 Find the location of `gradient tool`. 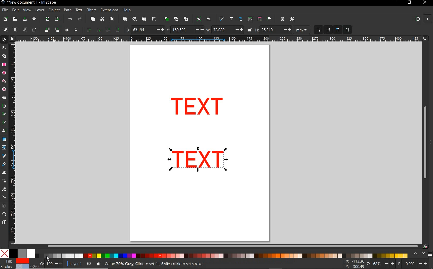

gradient tool is located at coordinates (4, 139).